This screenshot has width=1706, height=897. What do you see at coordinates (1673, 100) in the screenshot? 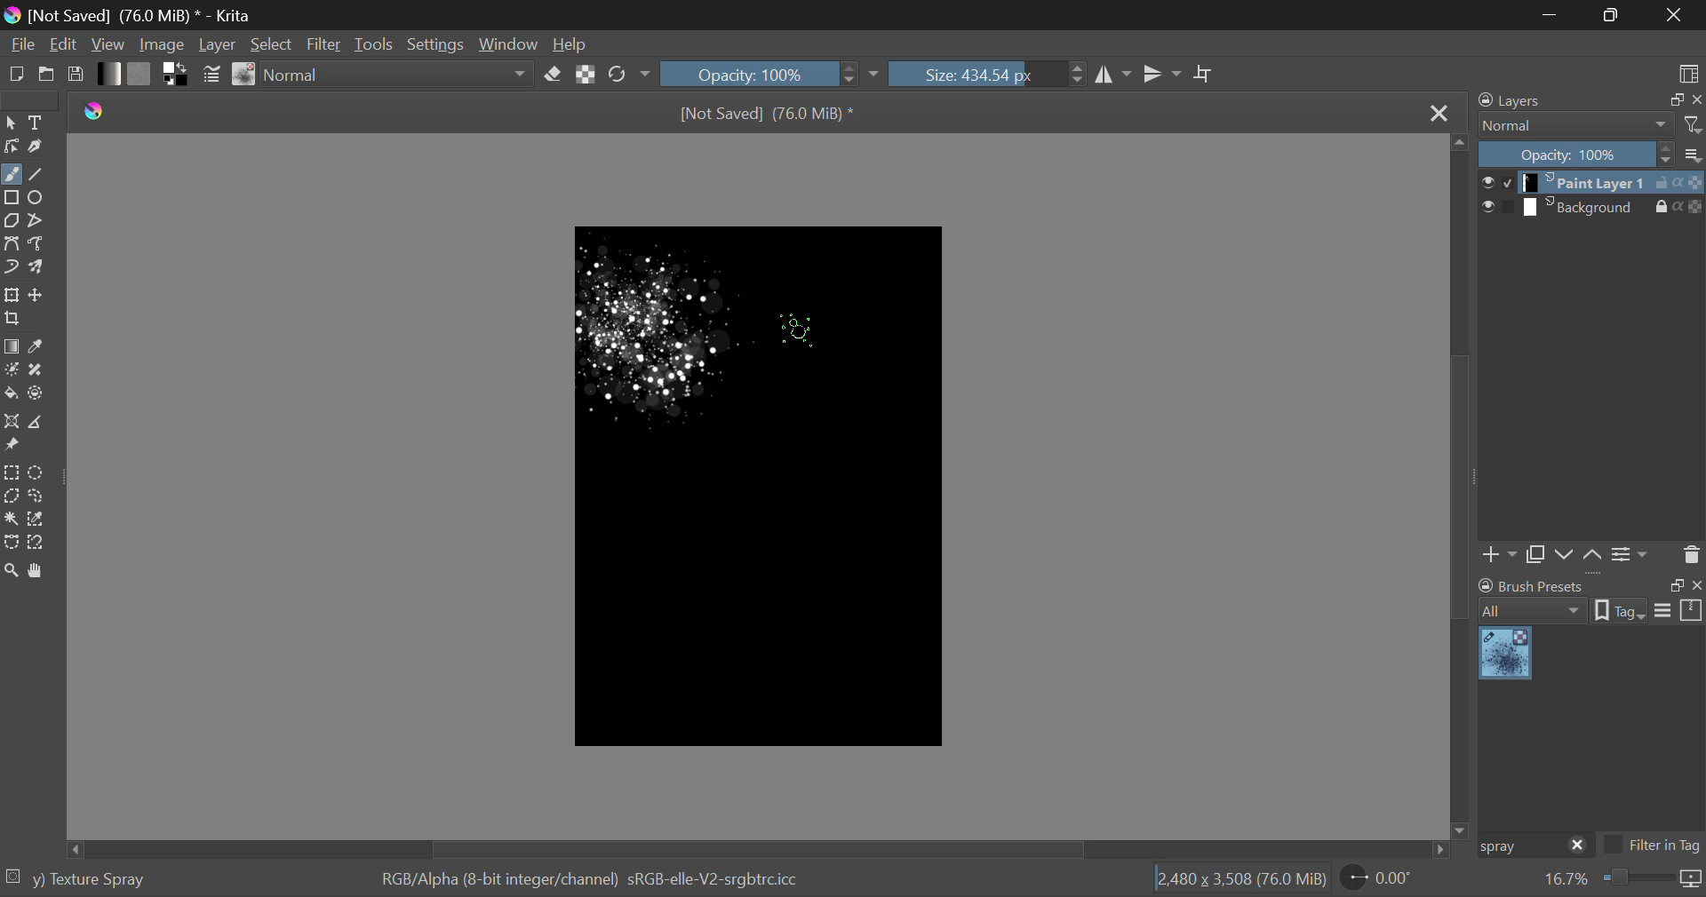
I see `restore` at bounding box center [1673, 100].